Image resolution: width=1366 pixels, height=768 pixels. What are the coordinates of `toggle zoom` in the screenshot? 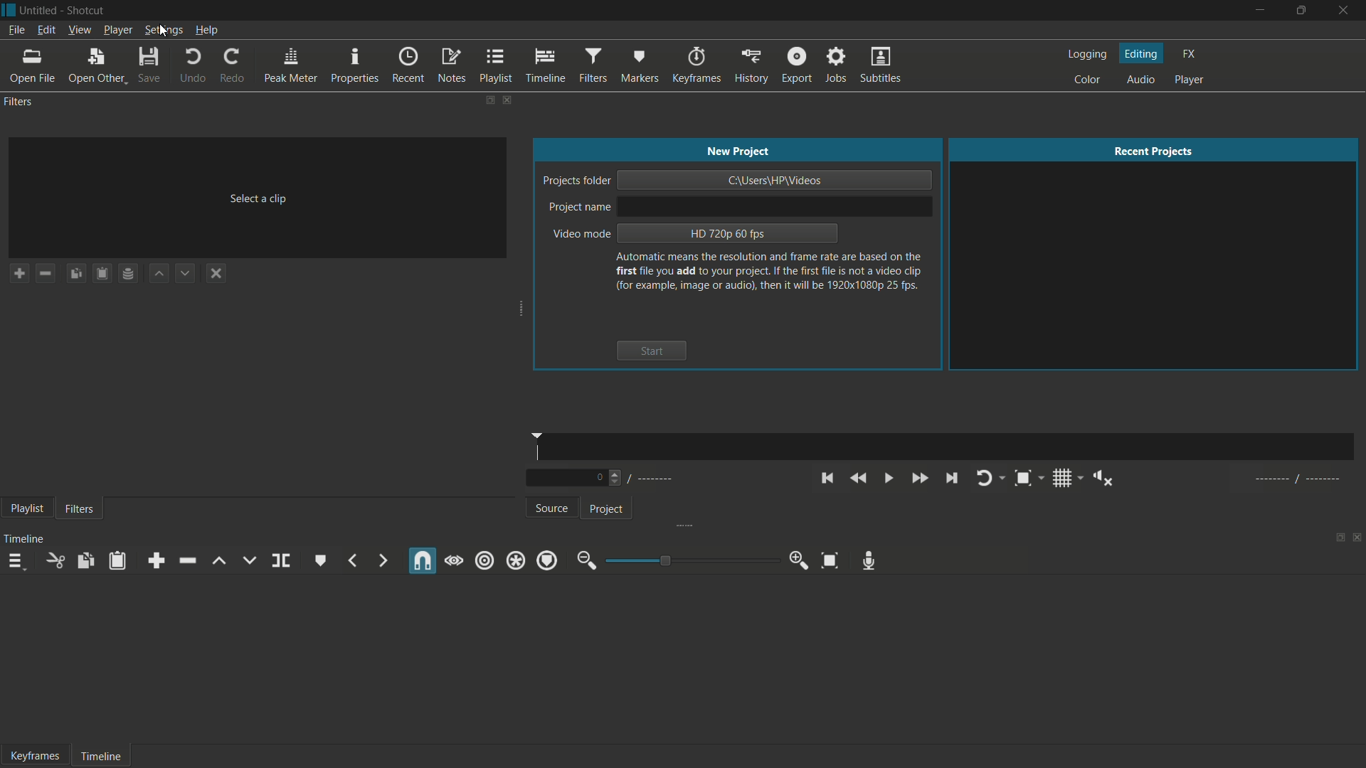 It's located at (1027, 479).